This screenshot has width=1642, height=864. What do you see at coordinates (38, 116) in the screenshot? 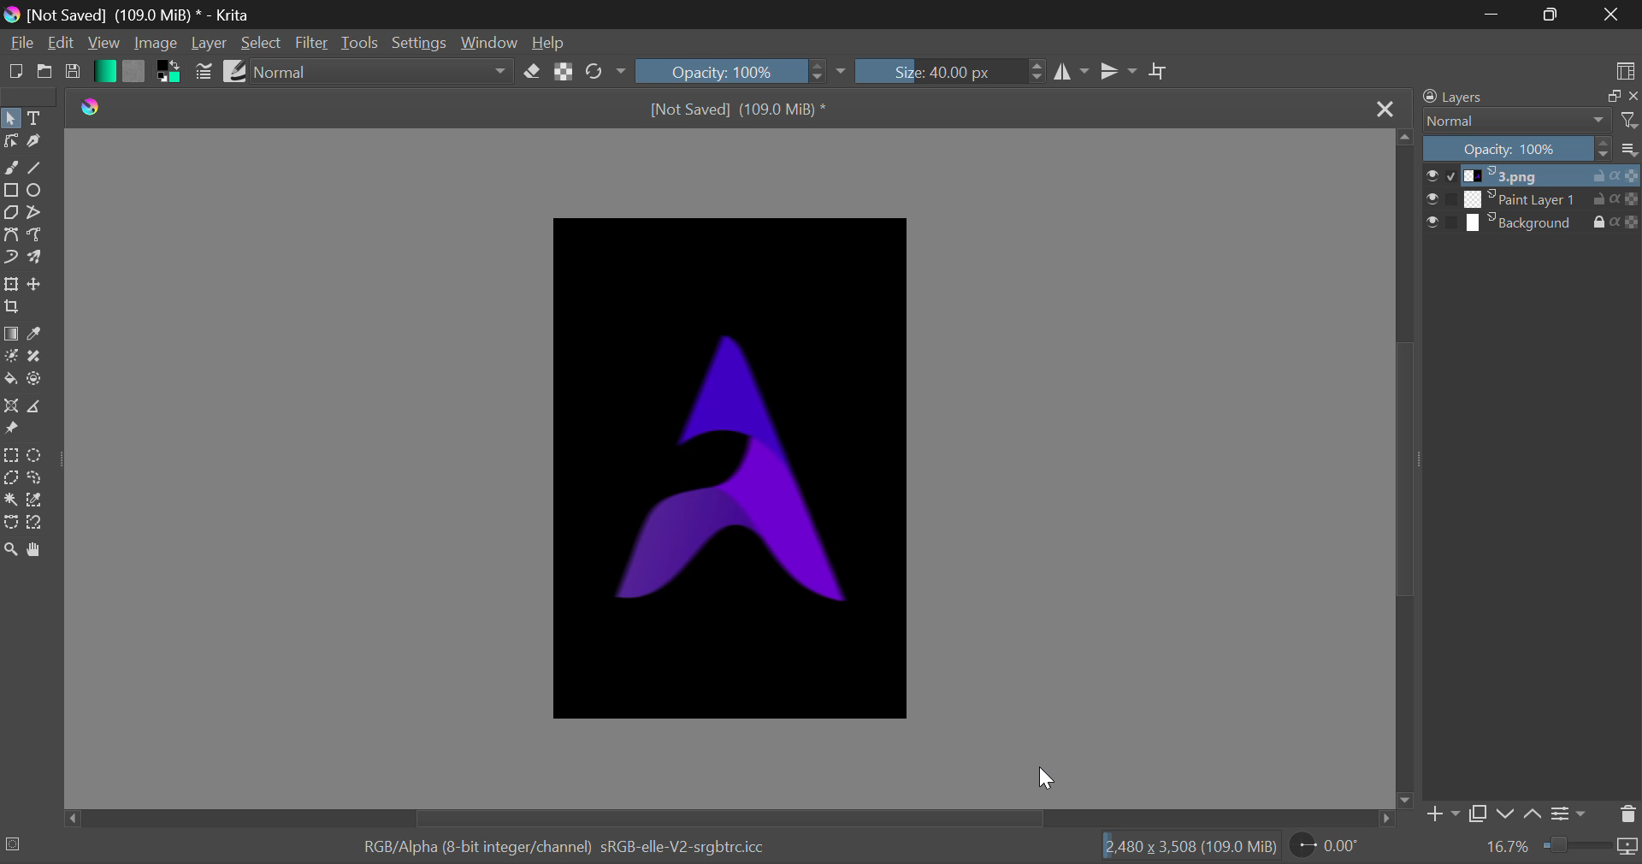
I see `Text` at bounding box center [38, 116].